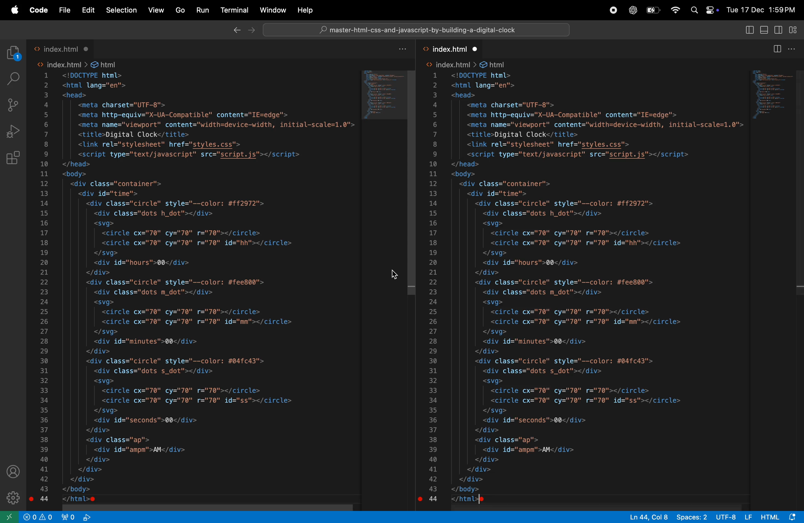 This screenshot has height=523, width=804. I want to click on view, so click(156, 10).